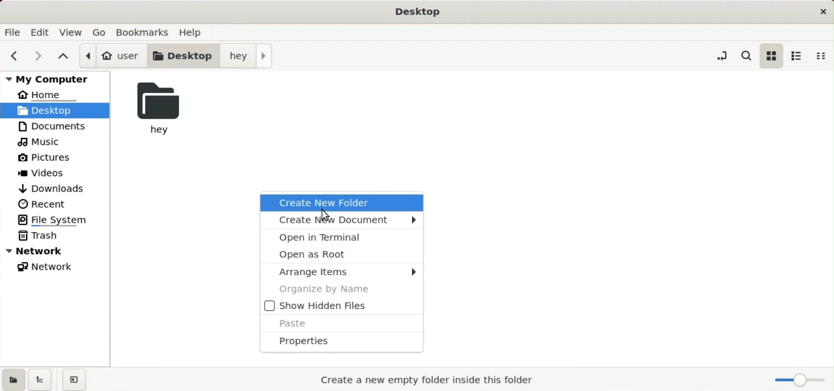 The image size is (834, 391). I want to click on view, so click(73, 33).